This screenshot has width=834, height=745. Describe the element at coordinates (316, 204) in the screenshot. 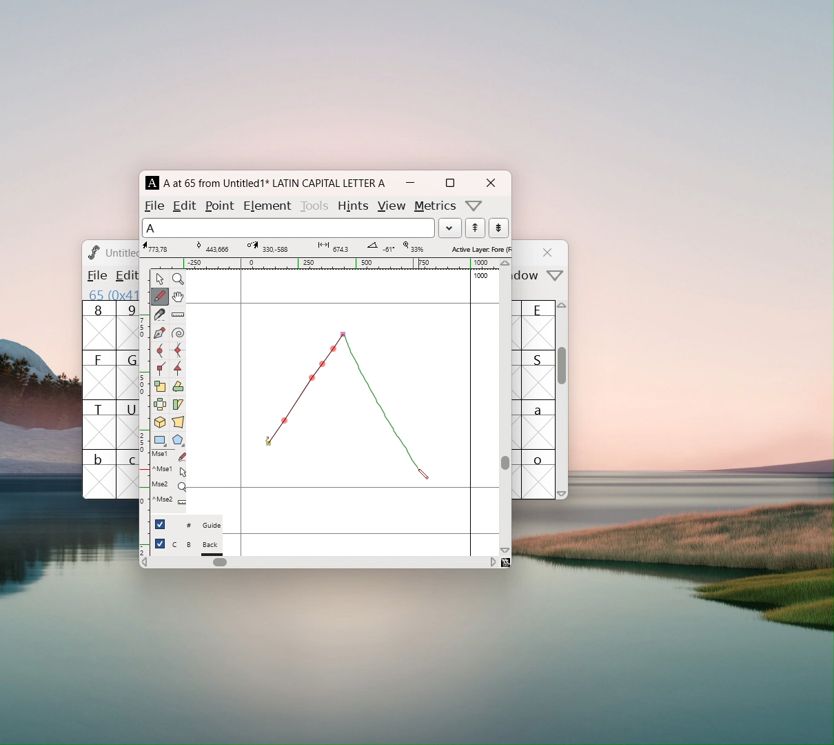

I see `tools` at that location.